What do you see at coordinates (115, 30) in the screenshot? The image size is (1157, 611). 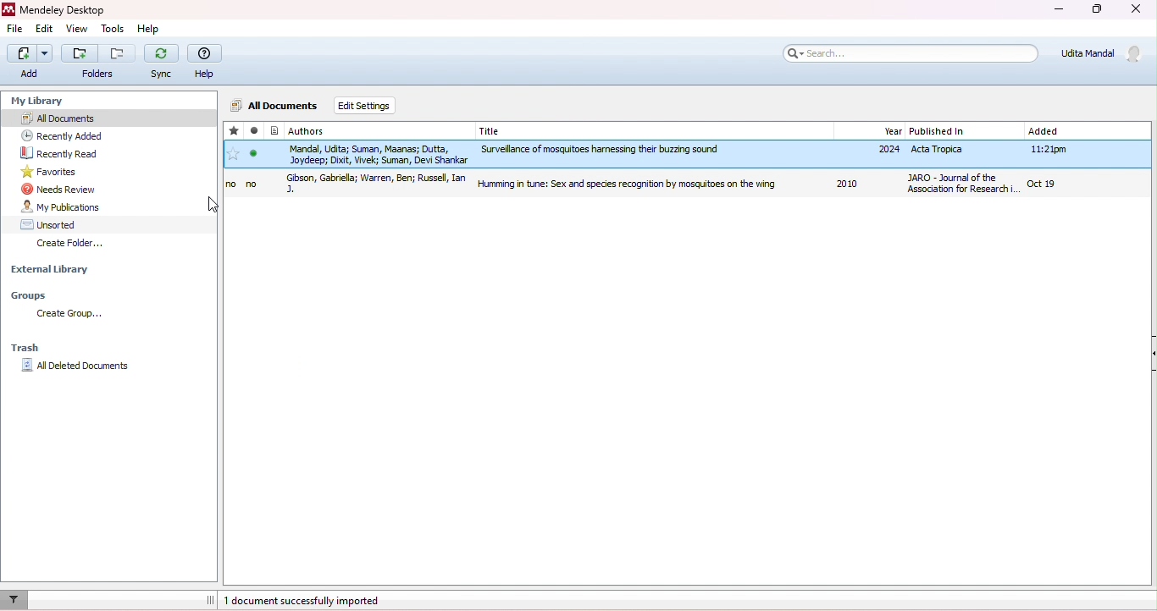 I see `tools` at bounding box center [115, 30].